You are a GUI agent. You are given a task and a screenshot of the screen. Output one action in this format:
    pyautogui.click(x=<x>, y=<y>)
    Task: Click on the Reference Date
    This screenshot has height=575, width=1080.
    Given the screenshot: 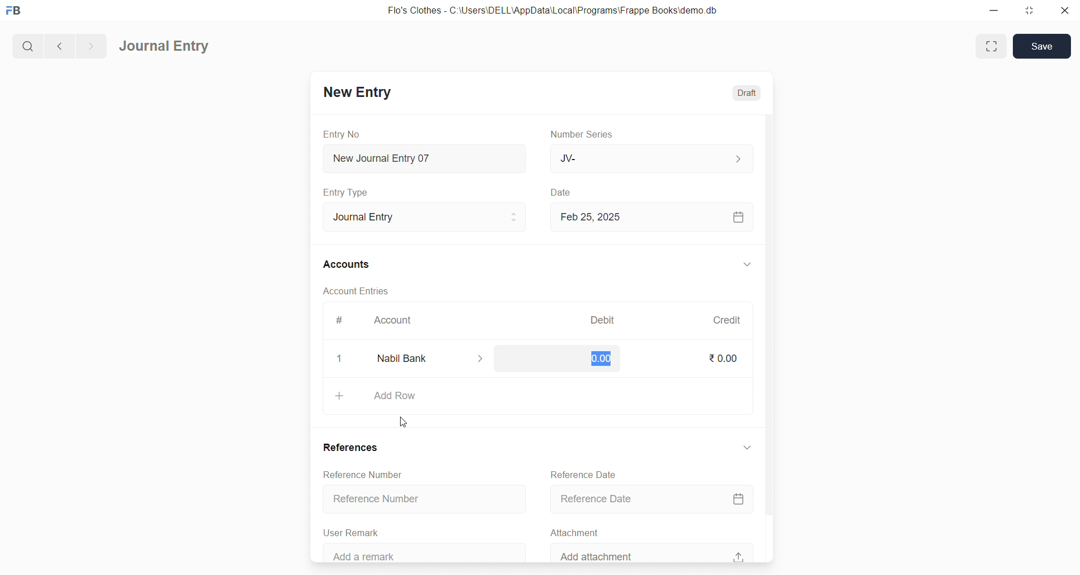 What is the action you would take?
    pyautogui.click(x=655, y=498)
    